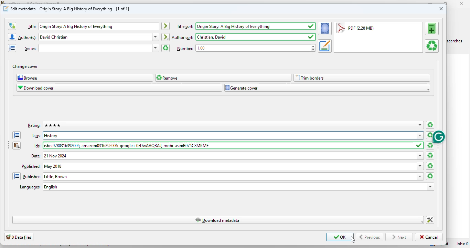 The image size is (470, 248). What do you see at coordinates (438, 145) in the screenshot?
I see `toggle sidebar` at bounding box center [438, 145].